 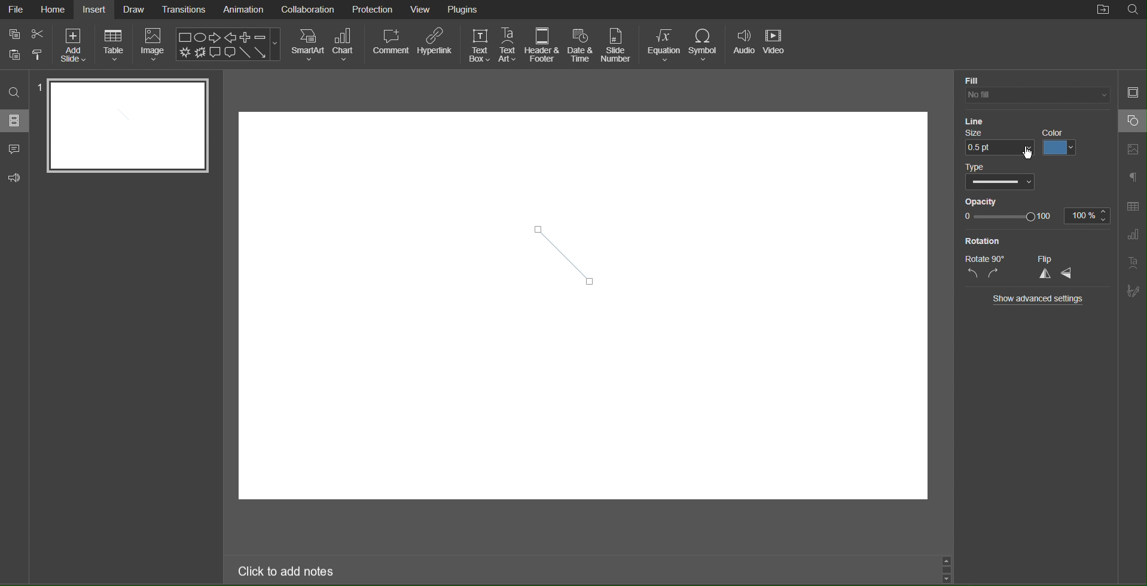 I want to click on Rotate CCW, so click(x=973, y=274).